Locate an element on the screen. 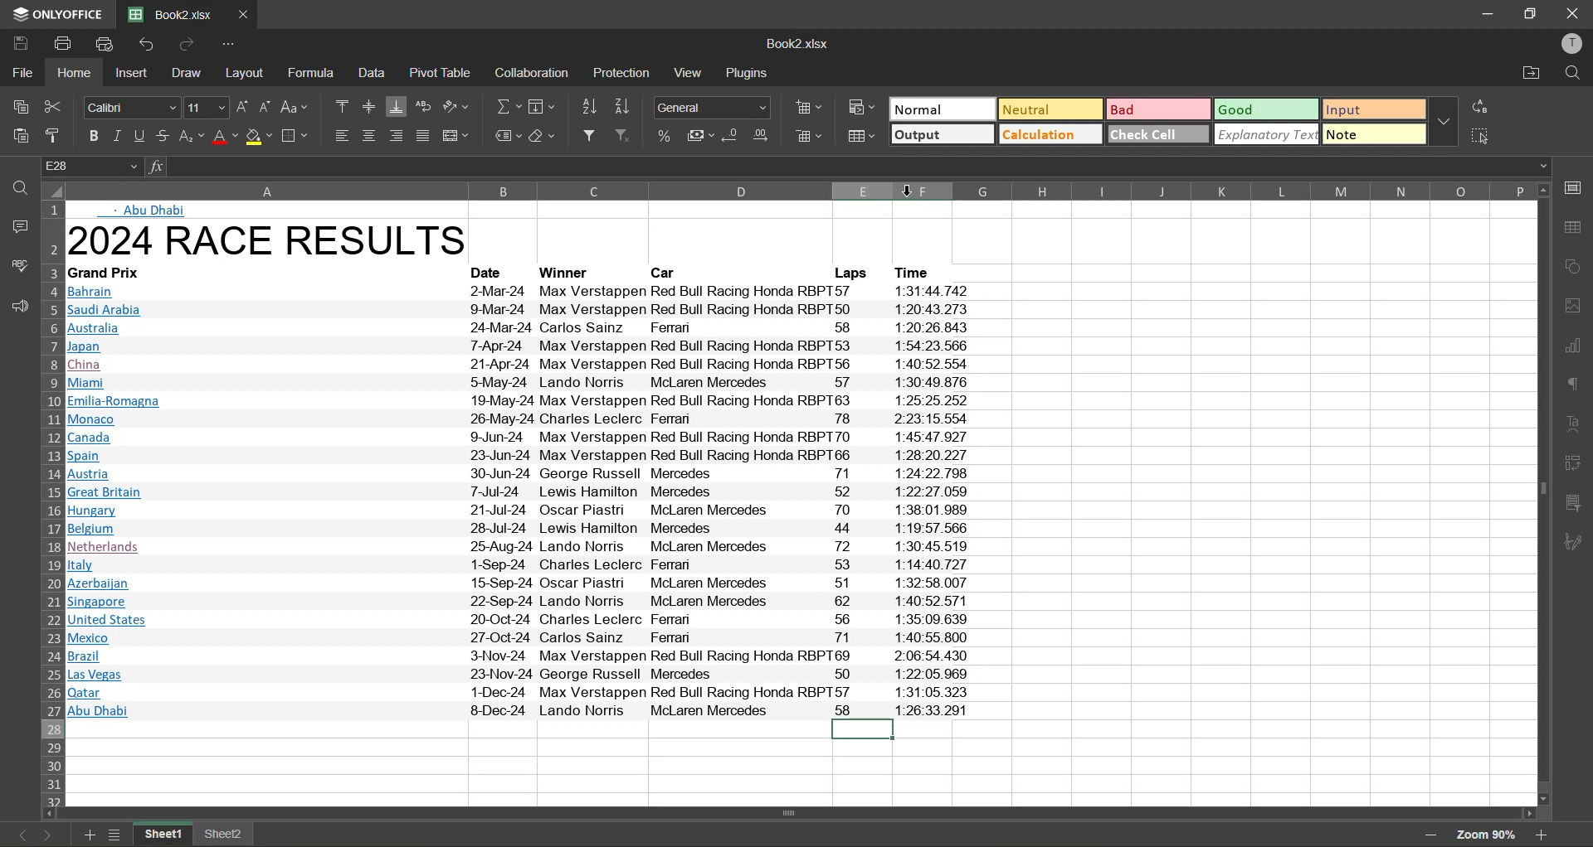 The width and height of the screenshot is (1593, 847). align middle is located at coordinates (369, 105).